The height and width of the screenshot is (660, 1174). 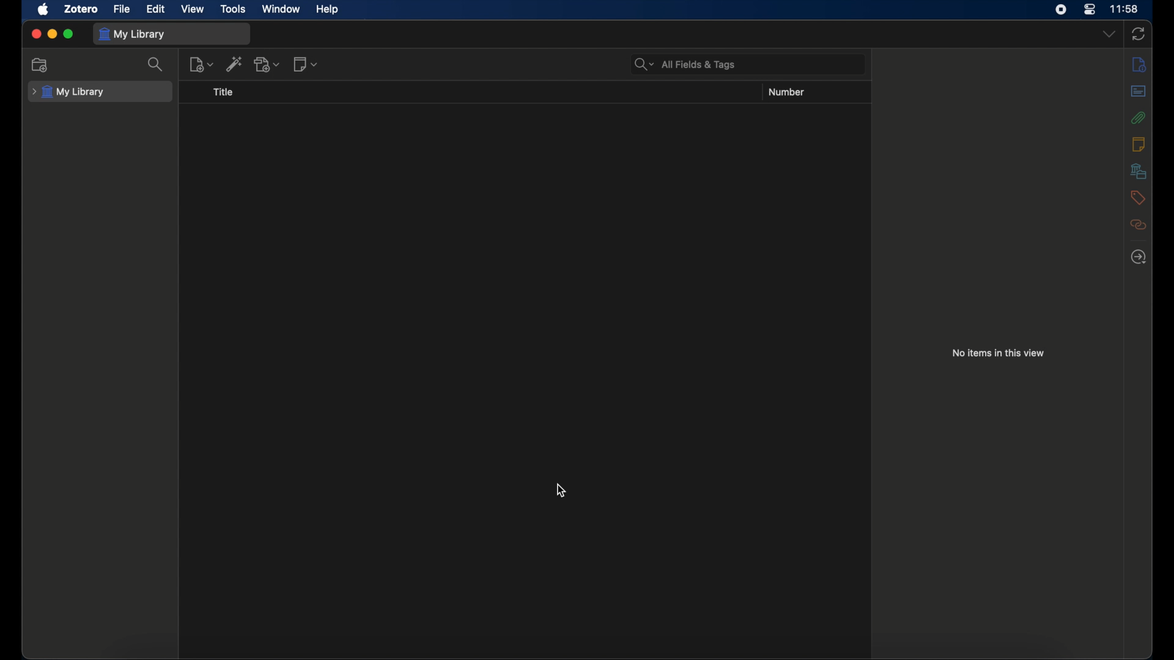 What do you see at coordinates (562, 490) in the screenshot?
I see `cursor` at bounding box center [562, 490].